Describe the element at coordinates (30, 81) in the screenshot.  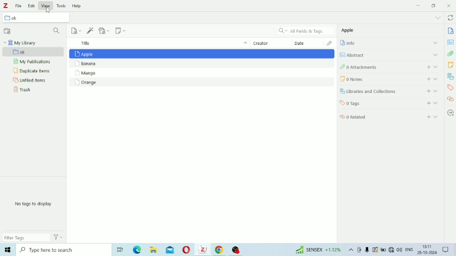
I see `Unfiled items.` at that location.